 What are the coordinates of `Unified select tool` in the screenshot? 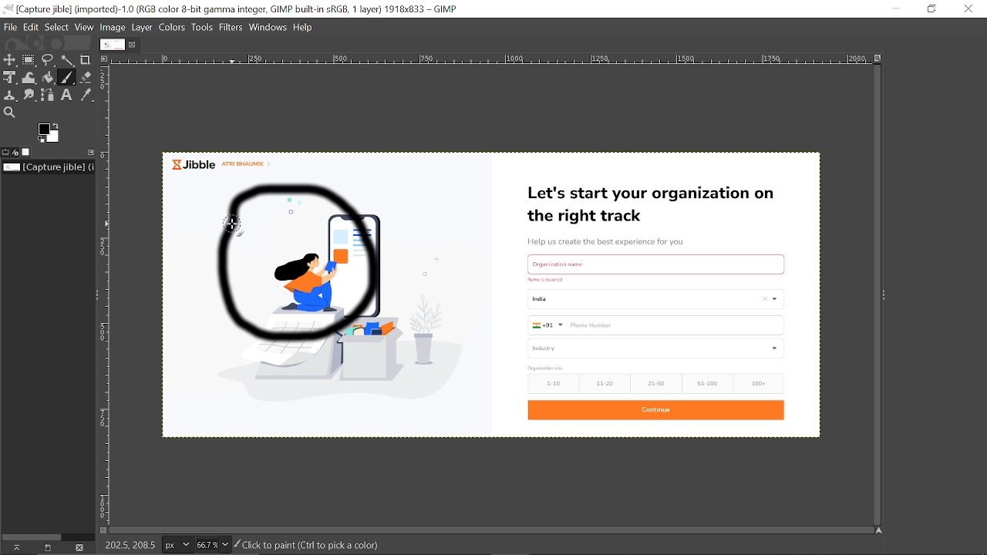 It's located at (10, 78).